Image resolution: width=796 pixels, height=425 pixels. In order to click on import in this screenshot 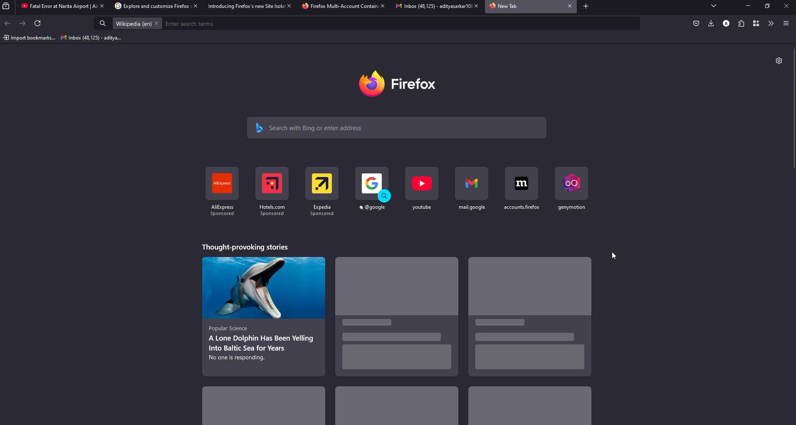, I will do `click(29, 38)`.